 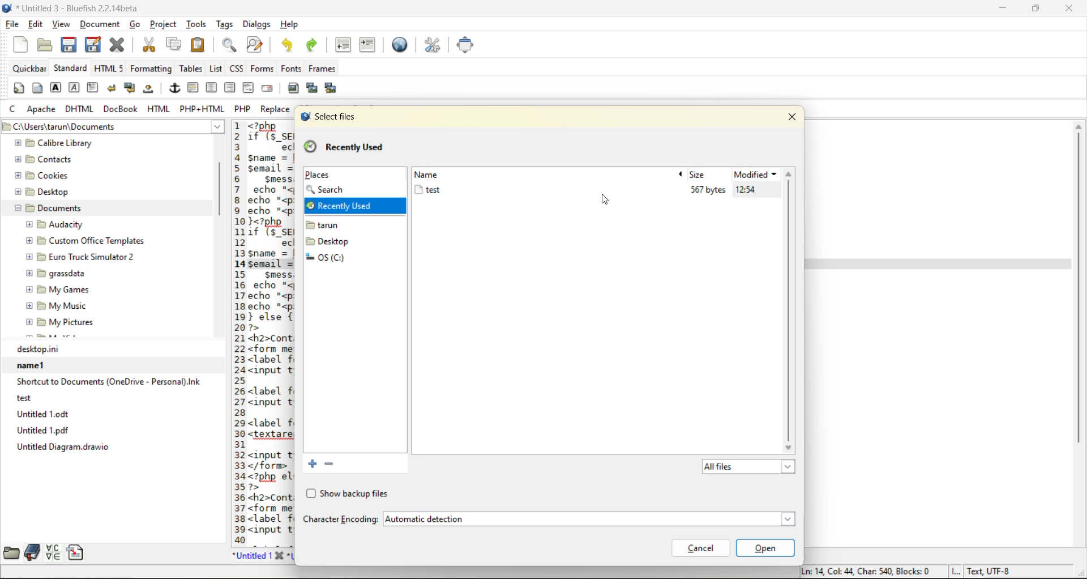 What do you see at coordinates (203, 110) in the screenshot?
I see `php + html` at bounding box center [203, 110].